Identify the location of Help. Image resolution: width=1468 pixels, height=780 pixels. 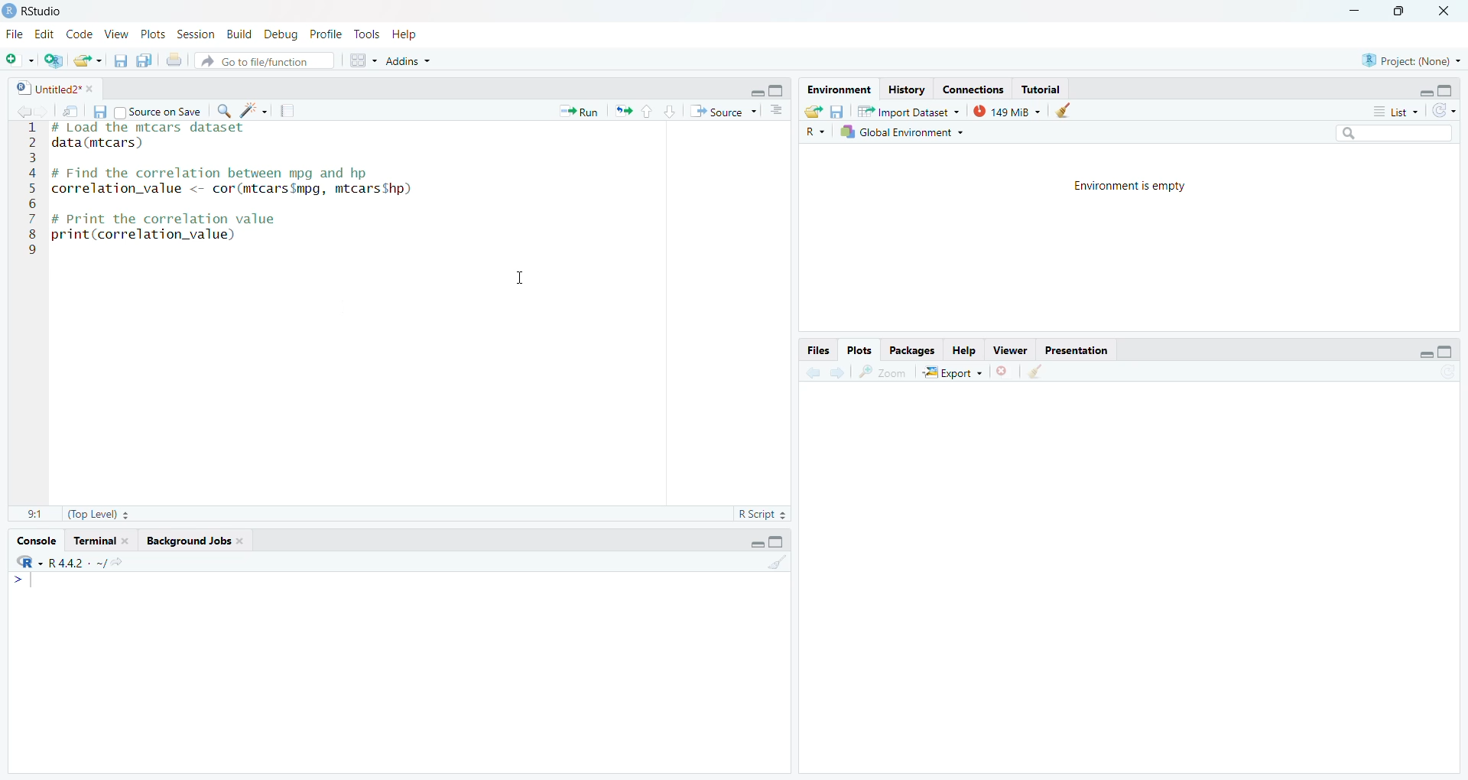
(404, 36).